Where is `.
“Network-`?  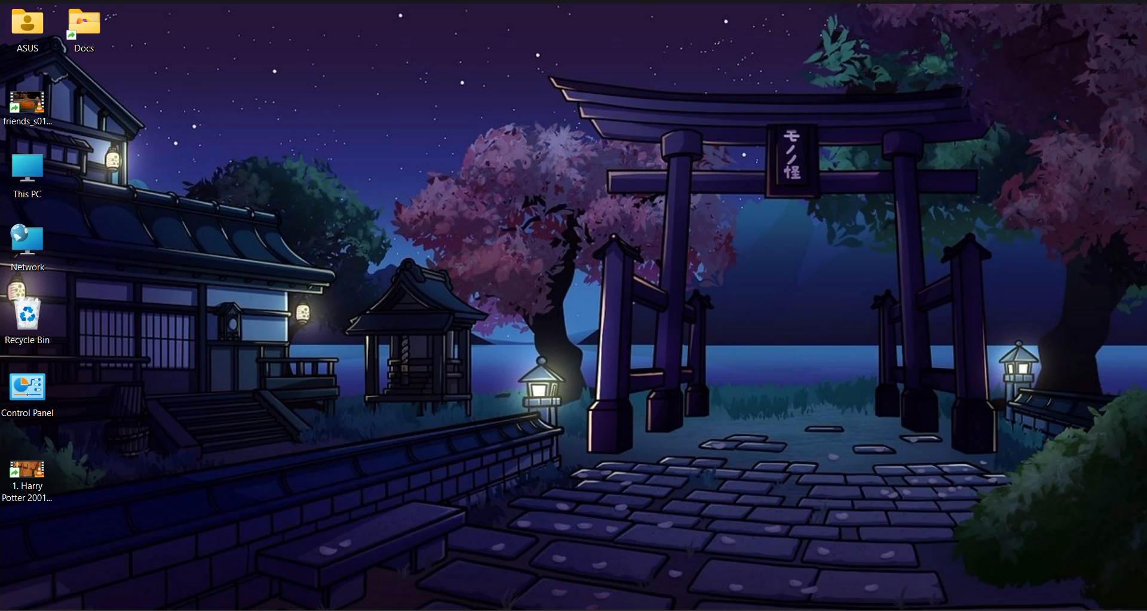
.
“Network- is located at coordinates (35, 249).